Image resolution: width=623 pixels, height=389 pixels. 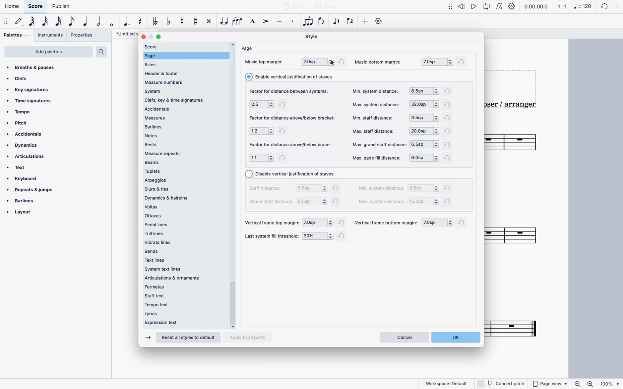 What do you see at coordinates (449, 146) in the screenshot?
I see `refresh` at bounding box center [449, 146].